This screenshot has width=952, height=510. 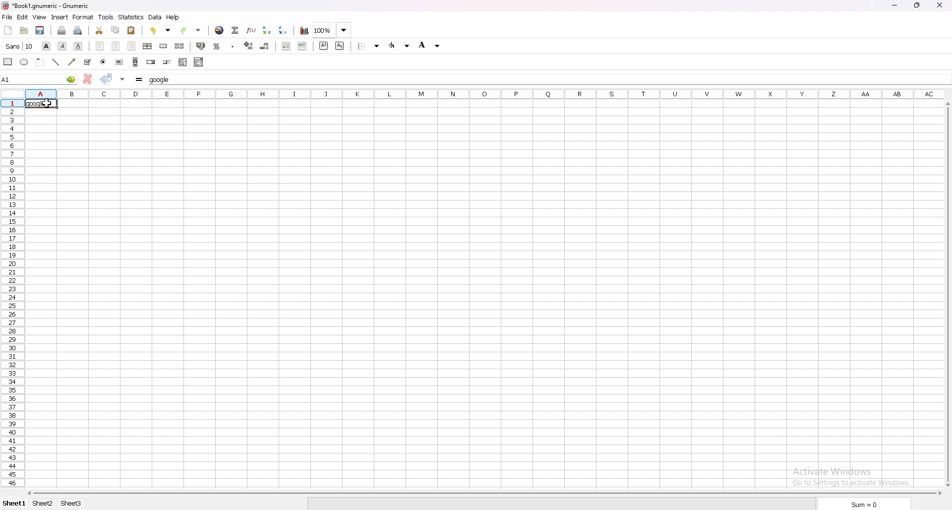 What do you see at coordinates (182, 62) in the screenshot?
I see `list` at bounding box center [182, 62].